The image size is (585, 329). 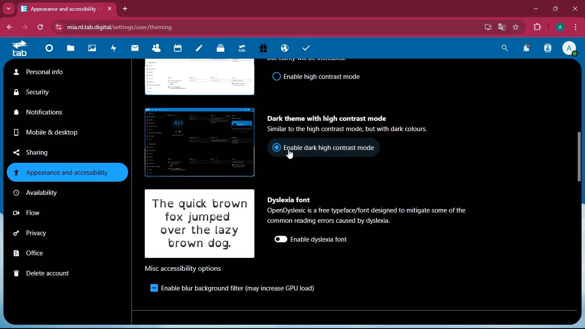 I want to click on view site information, so click(x=57, y=27).